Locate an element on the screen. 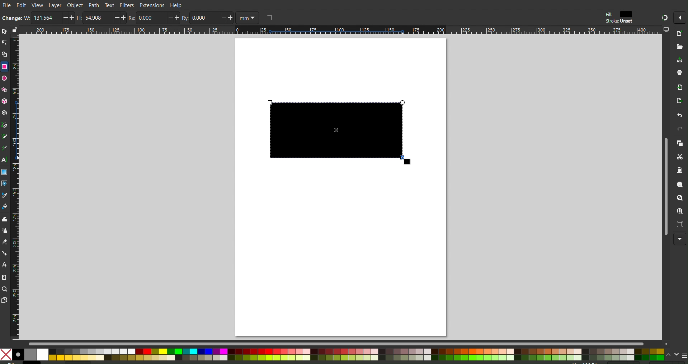 The height and width of the screenshot is (364, 688). Filters is located at coordinates (127, 6).